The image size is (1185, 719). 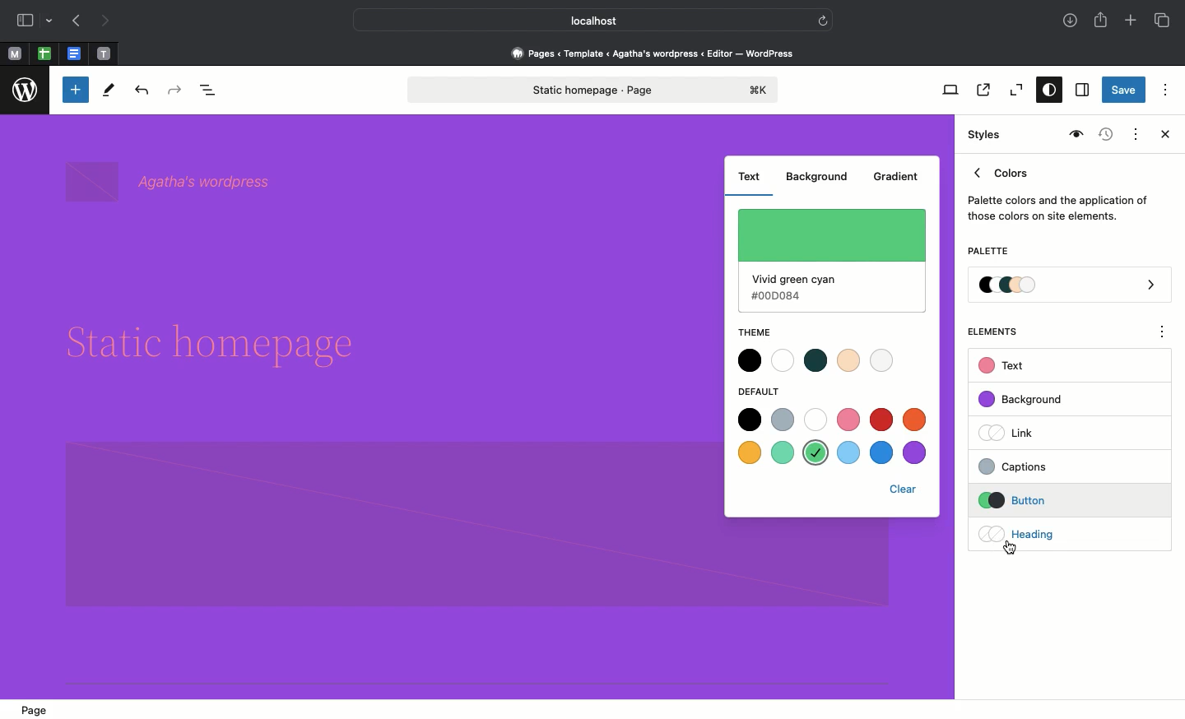 I want to click on Add new tab, so click(x=1132, y=22).